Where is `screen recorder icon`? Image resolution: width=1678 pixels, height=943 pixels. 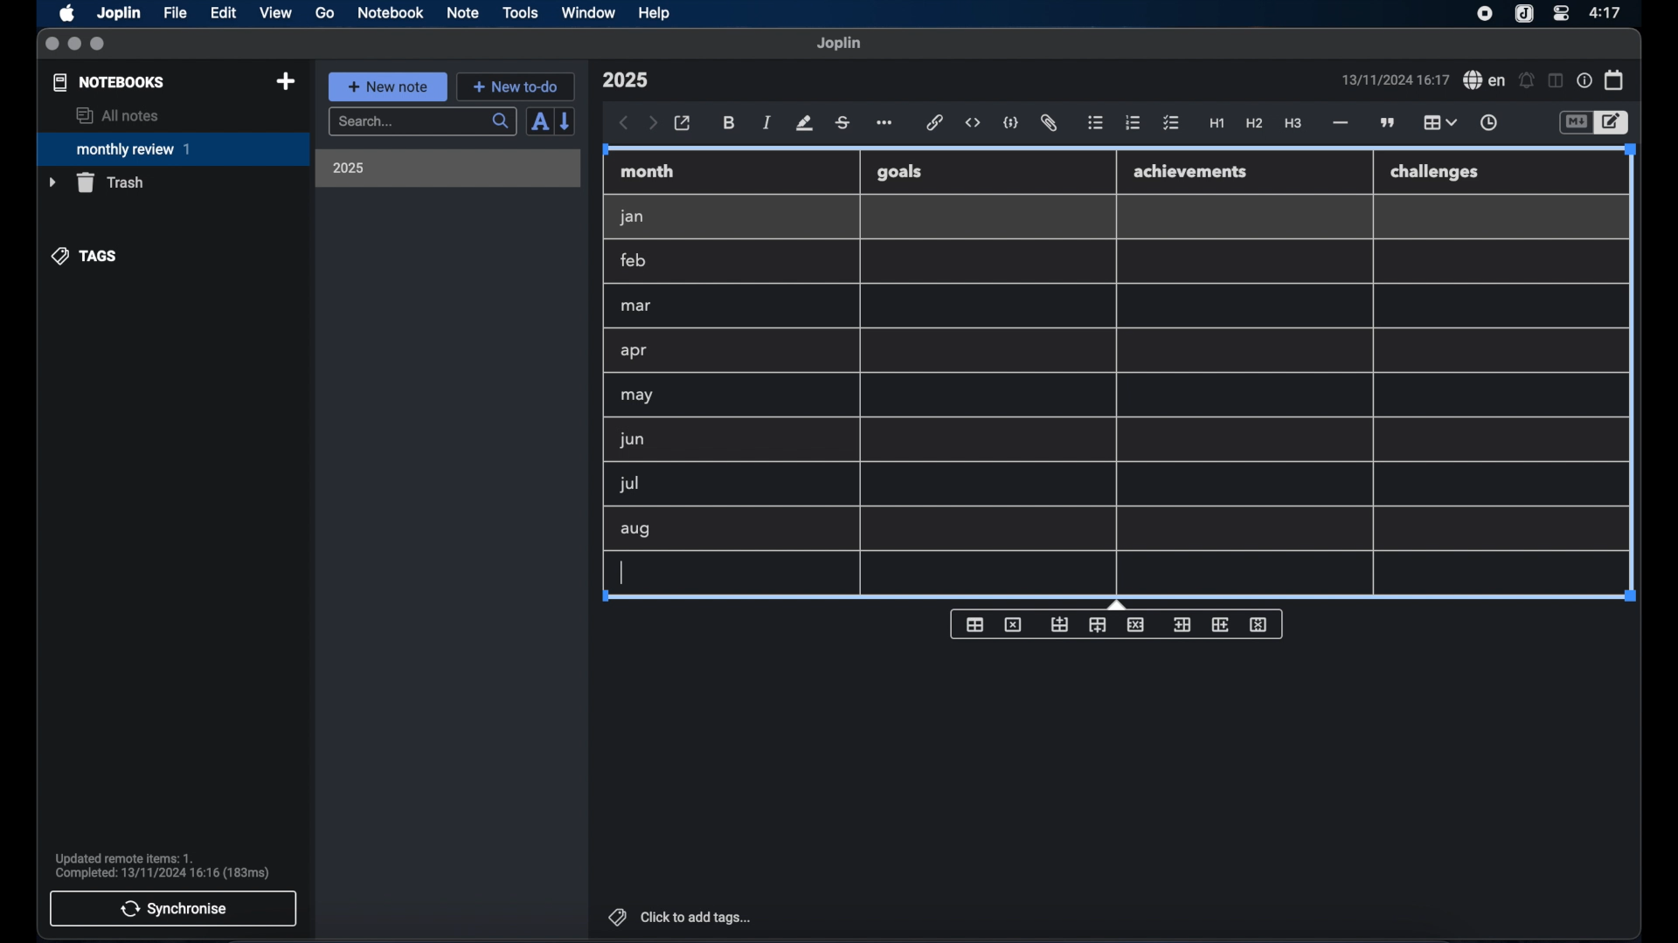
screen recorder icon is located at coordinates (1485, 14).